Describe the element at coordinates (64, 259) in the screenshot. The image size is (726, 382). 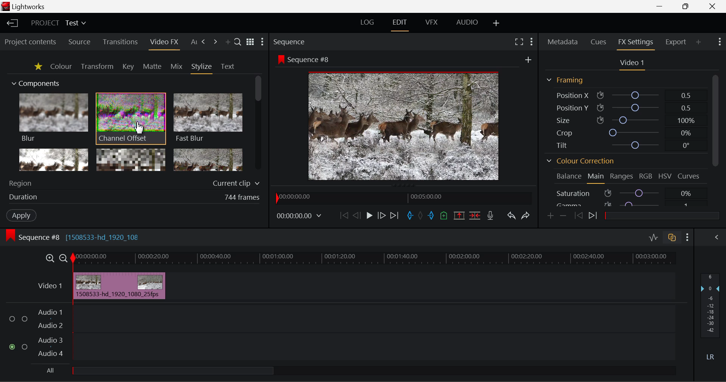
I see `Timeline Zoom Out` at that location.